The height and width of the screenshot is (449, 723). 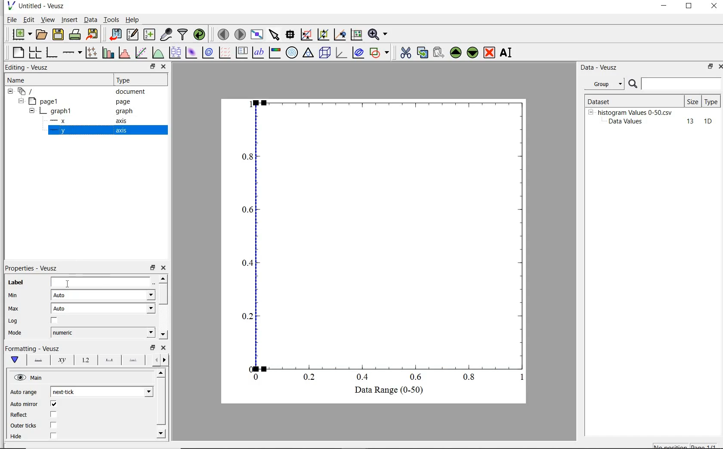 I want to click on export to graphics format, so click(x=93, y=34).